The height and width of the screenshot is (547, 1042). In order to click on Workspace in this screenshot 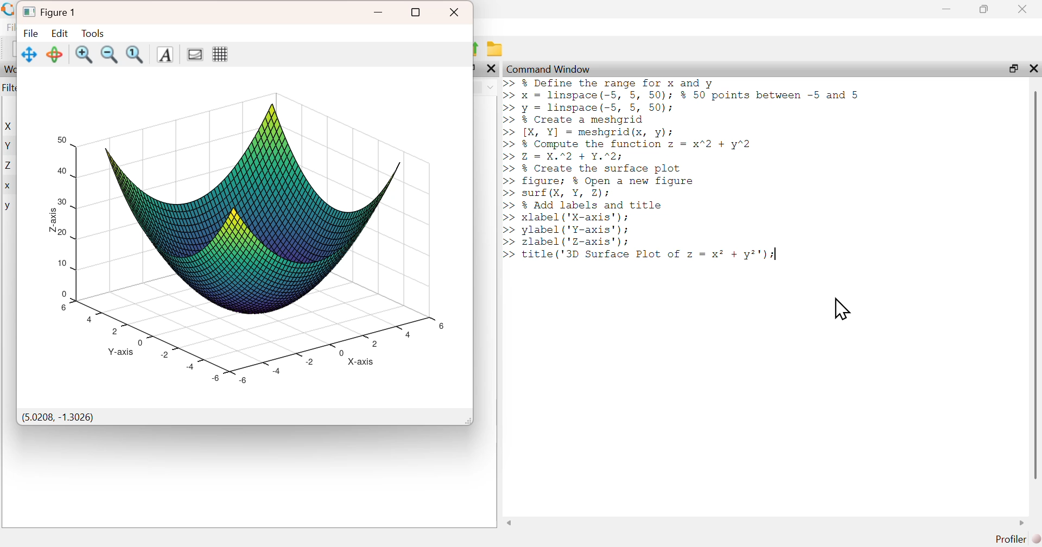, I will do `click(9, 69)`.